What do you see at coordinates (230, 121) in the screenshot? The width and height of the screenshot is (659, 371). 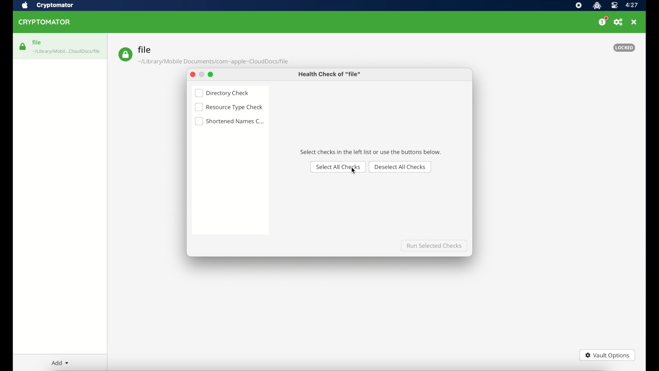 I see `shortened names` at bounding box center [230, 121].